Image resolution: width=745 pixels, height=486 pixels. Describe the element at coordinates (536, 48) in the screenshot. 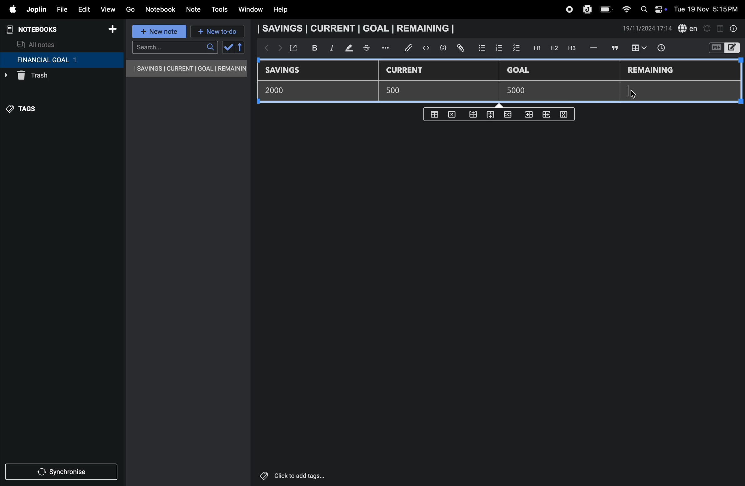

I see `H1` at that location.